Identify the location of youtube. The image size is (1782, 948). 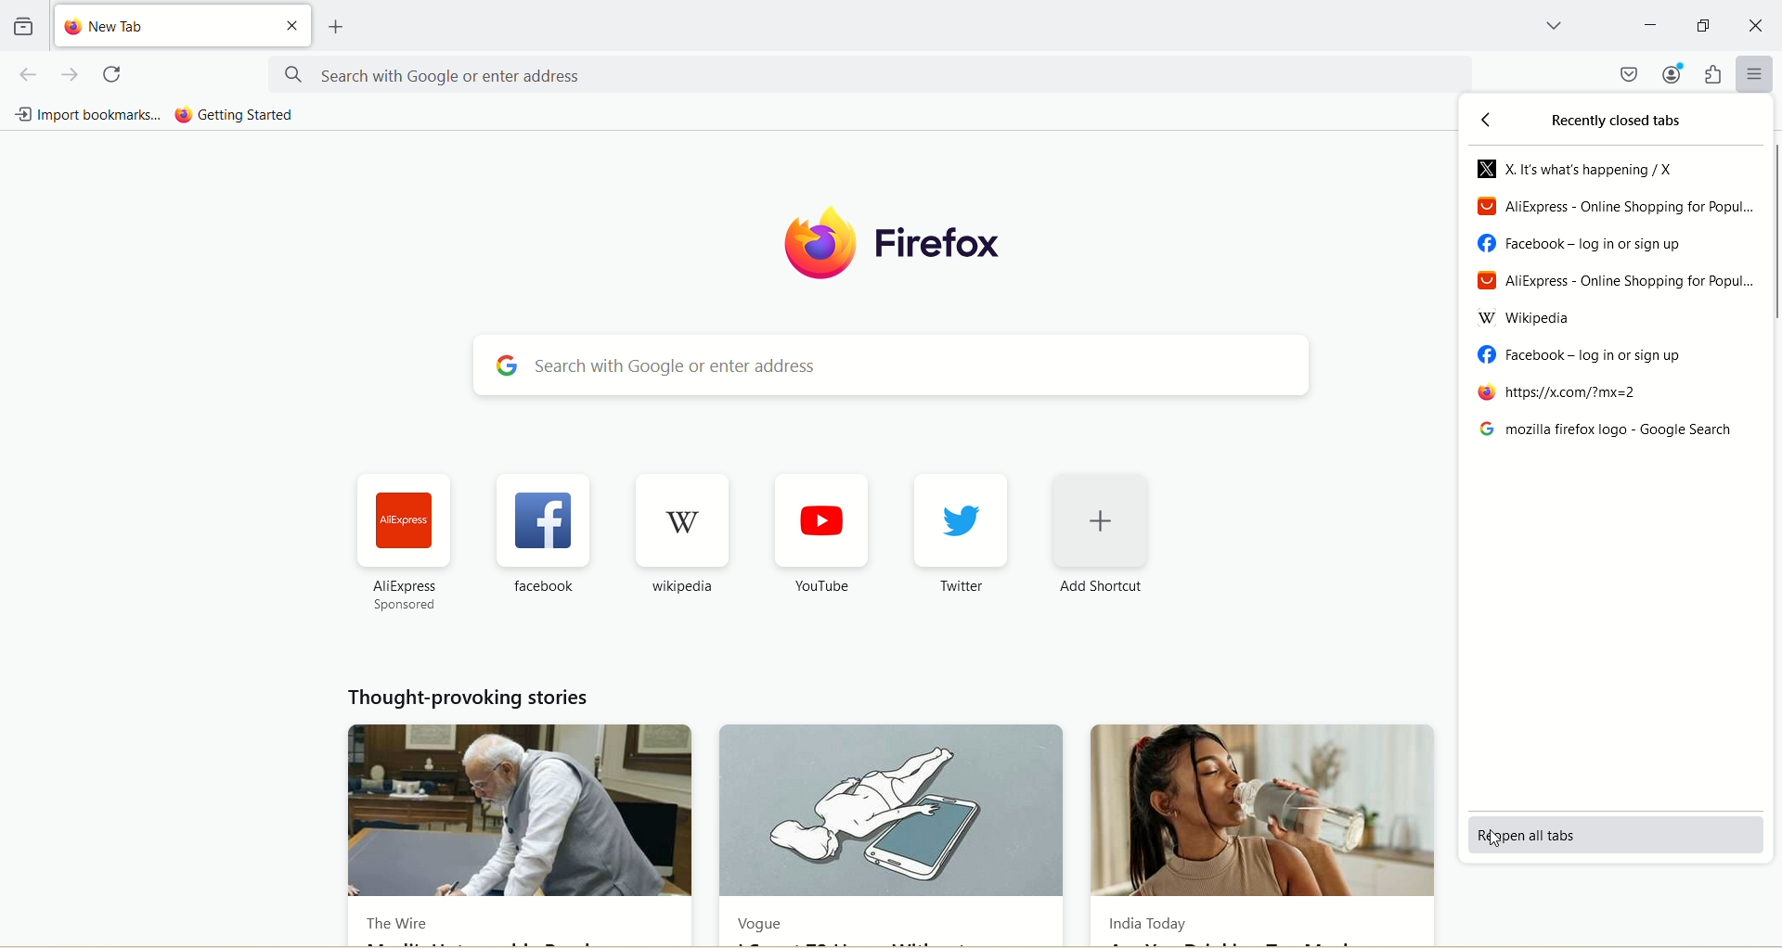
(823, 520).